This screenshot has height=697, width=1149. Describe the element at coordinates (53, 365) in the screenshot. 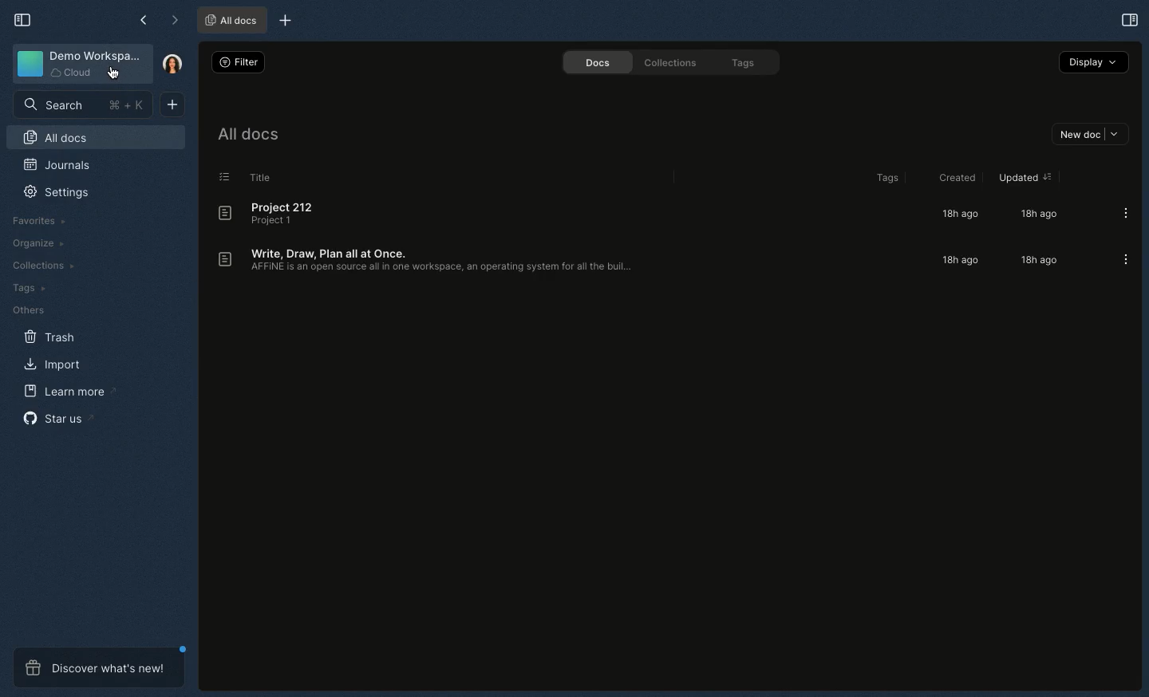

I see `Import` at that location.